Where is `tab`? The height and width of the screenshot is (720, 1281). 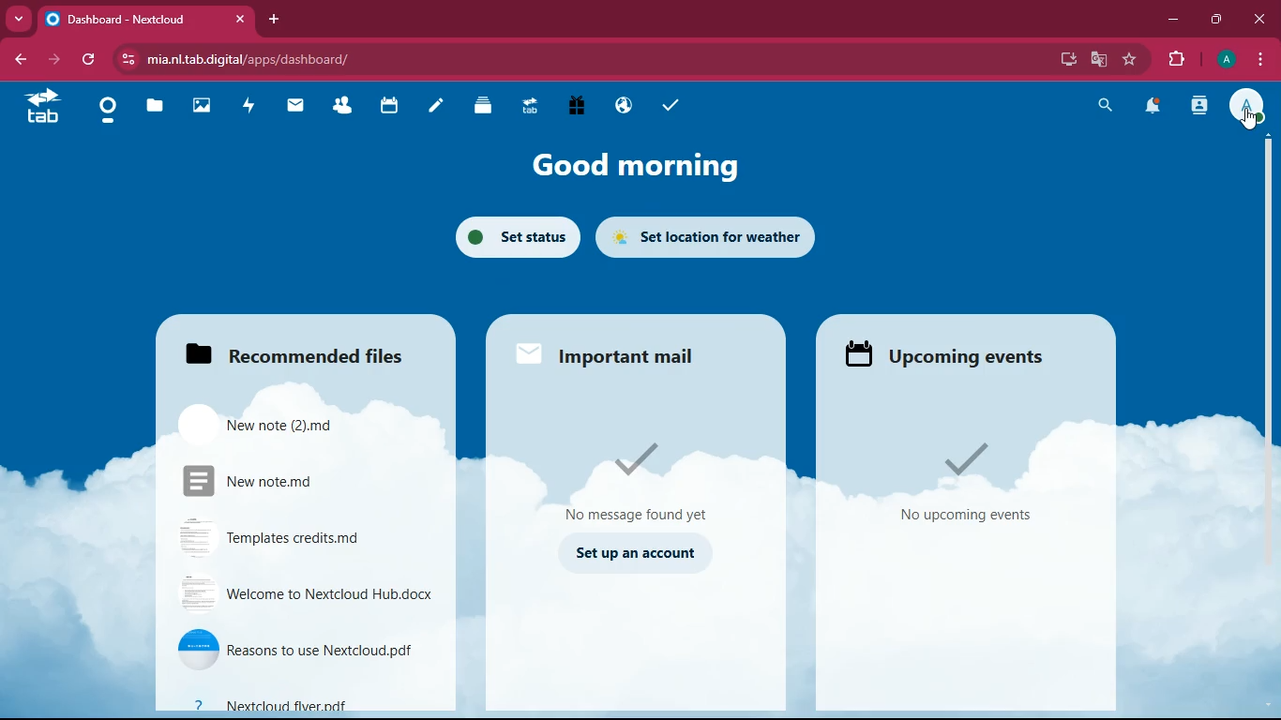
tab is located at coordinates (146, 19).